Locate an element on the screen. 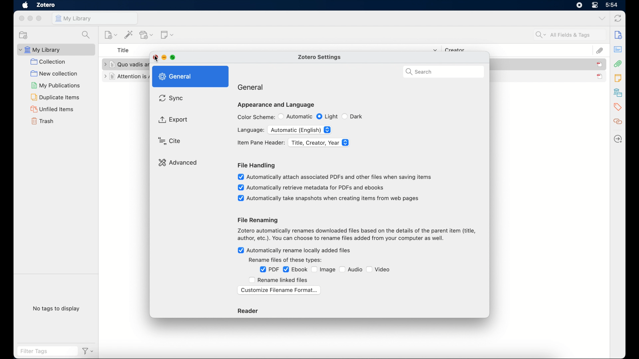  language is located at coordinates (250, 130).